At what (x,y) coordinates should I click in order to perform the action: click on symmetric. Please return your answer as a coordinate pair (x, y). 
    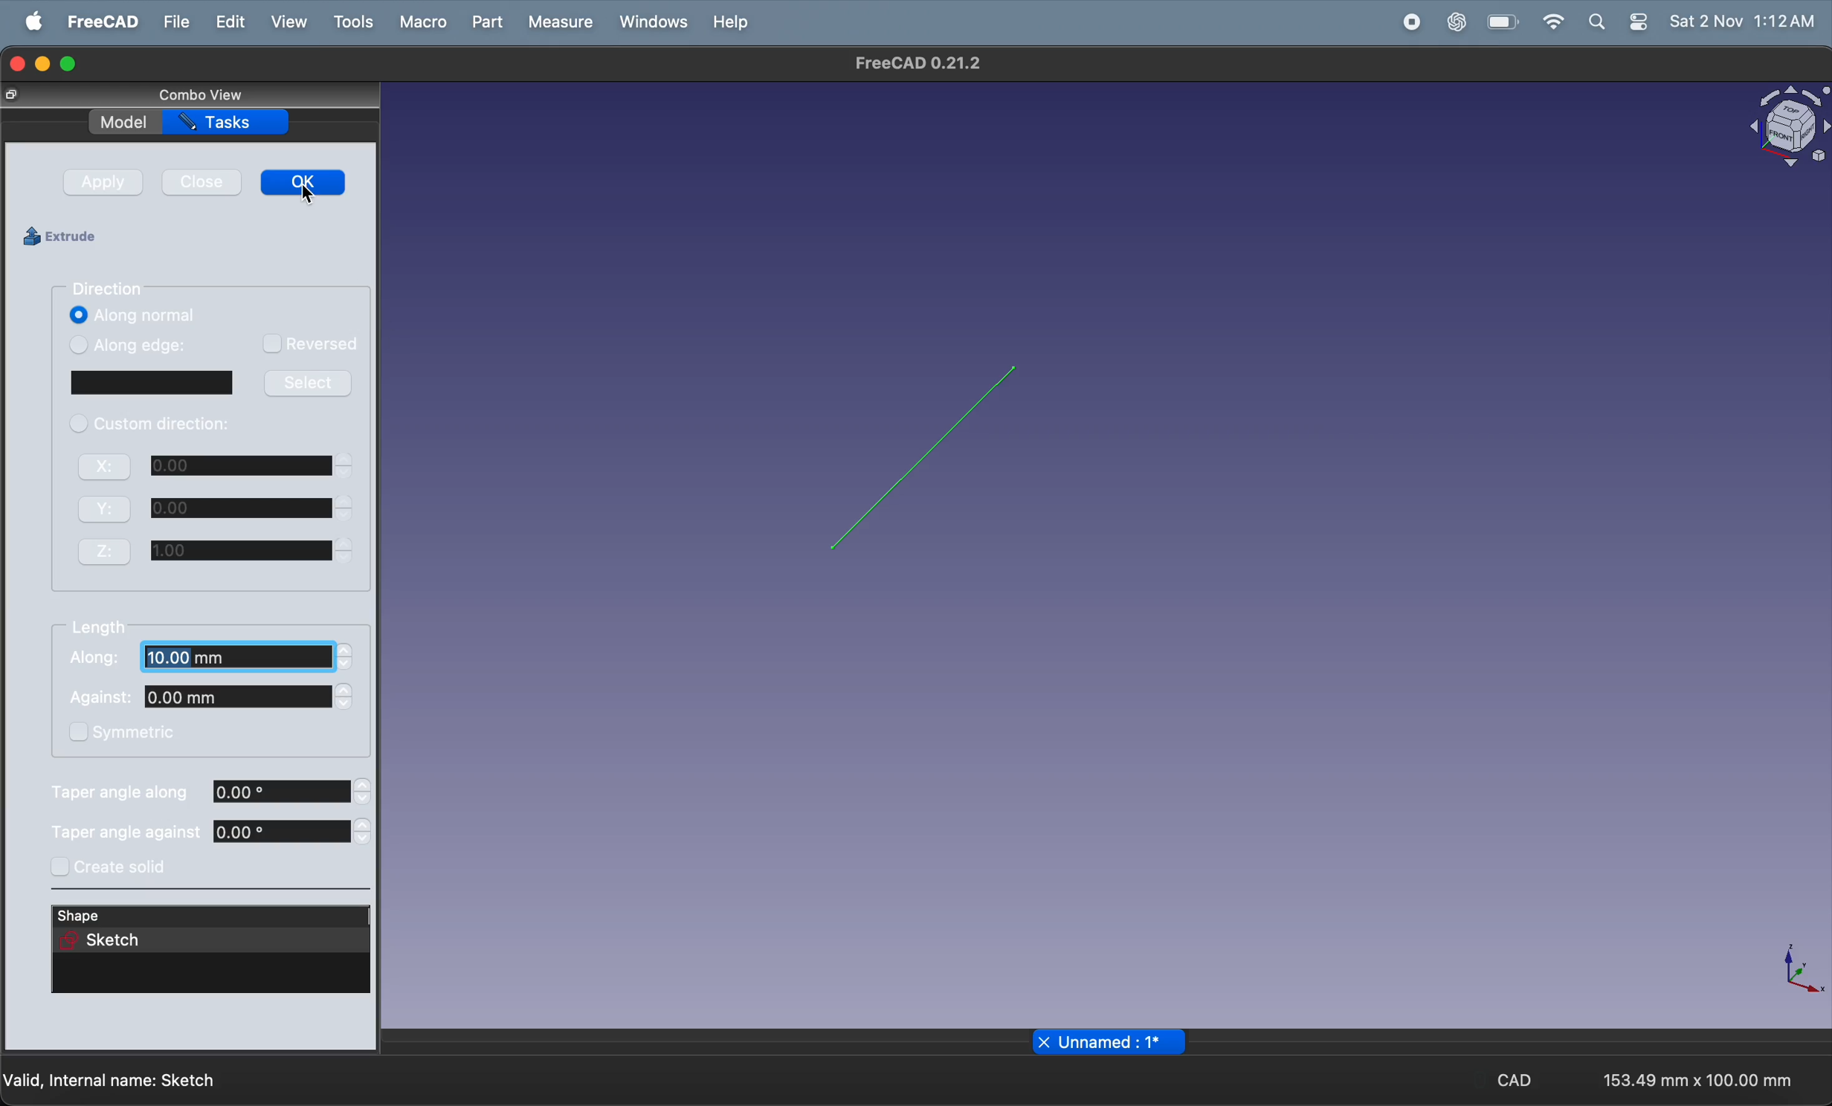
    Looking at the image, I should click on (130, 733).